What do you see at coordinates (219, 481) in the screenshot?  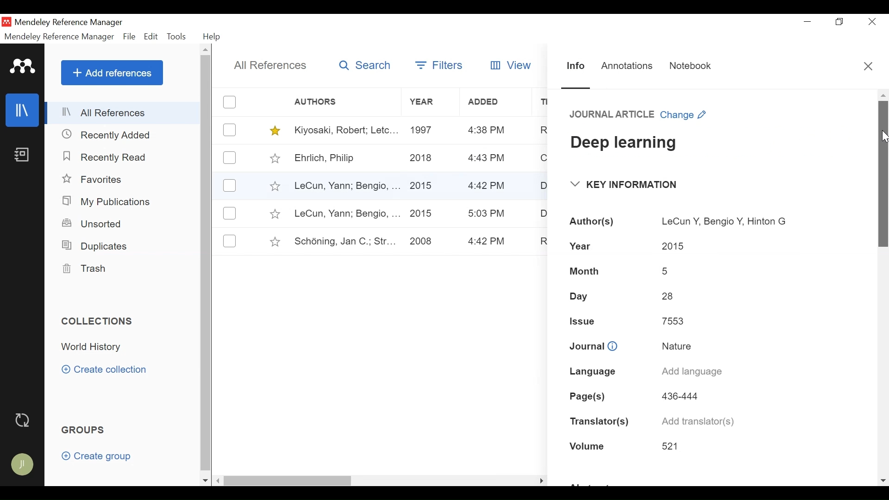 I see `Scroll Right` at bounding box center [219, 481].